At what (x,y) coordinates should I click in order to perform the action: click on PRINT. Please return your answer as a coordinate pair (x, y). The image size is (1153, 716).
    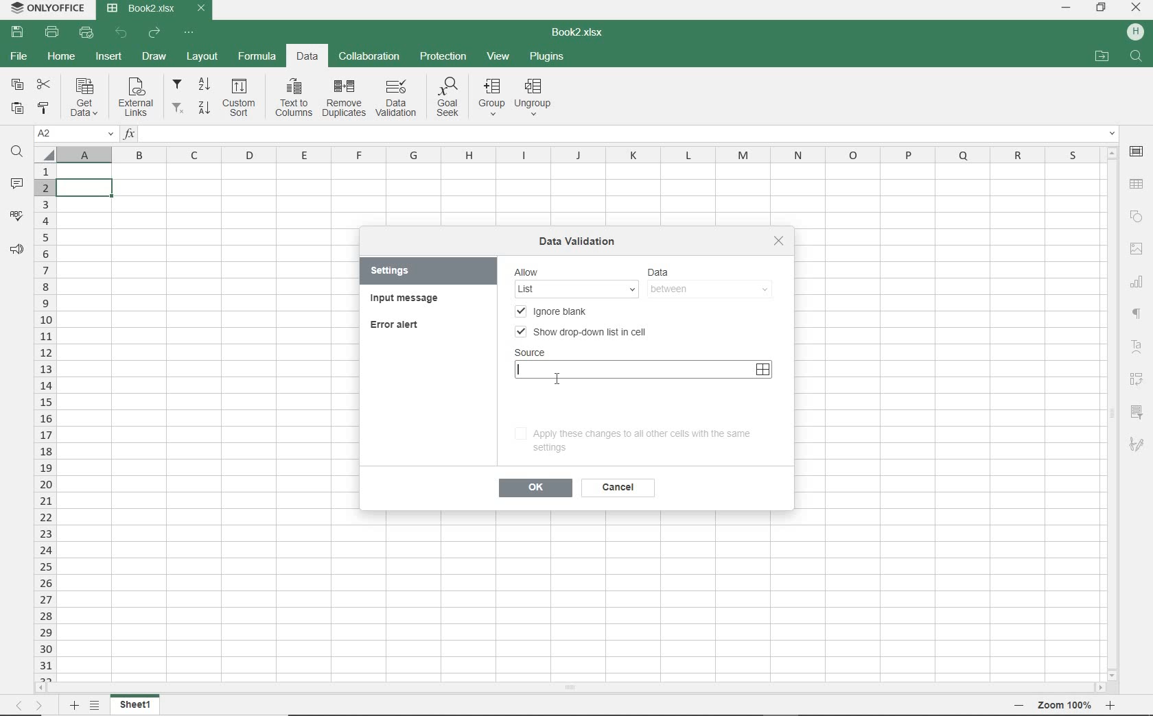
    Looking at the image, I should click on (52, 33).